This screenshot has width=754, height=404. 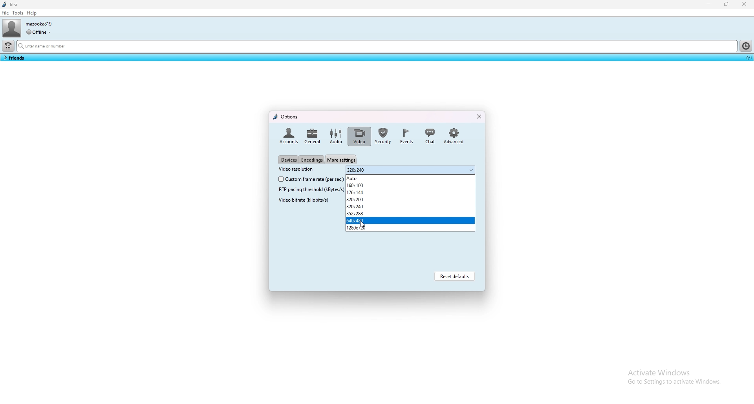 What do you see at coordinates (747, 57) in the screenshot?
I see `selected` at bounding box center [747, 57].